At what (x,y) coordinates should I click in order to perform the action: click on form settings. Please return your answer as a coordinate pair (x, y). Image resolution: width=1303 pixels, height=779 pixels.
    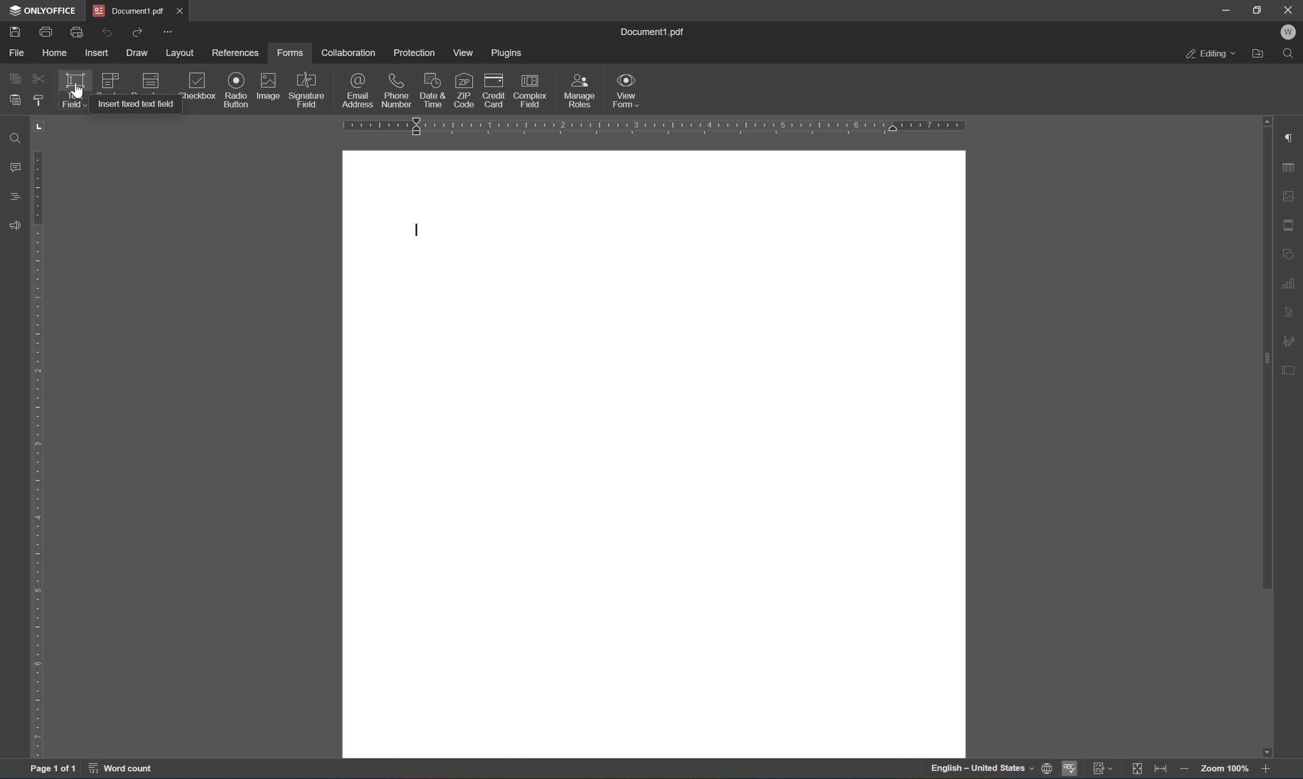
    Looking at the image, I should click on (1291, 369).